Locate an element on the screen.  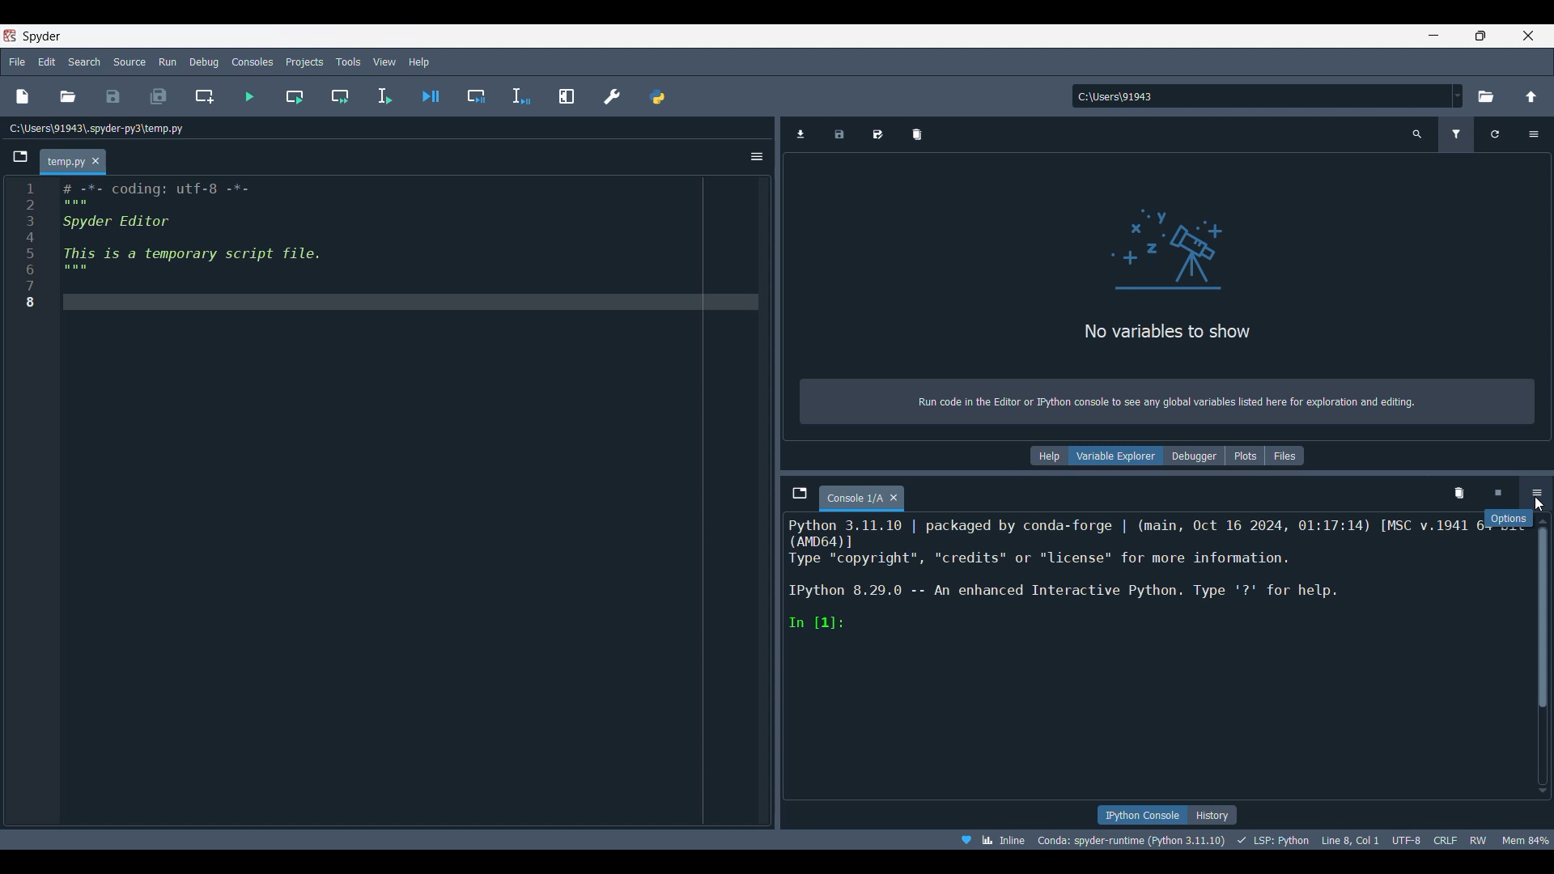
Options, highlighted by cursor is located at coordinates (1535, 494).